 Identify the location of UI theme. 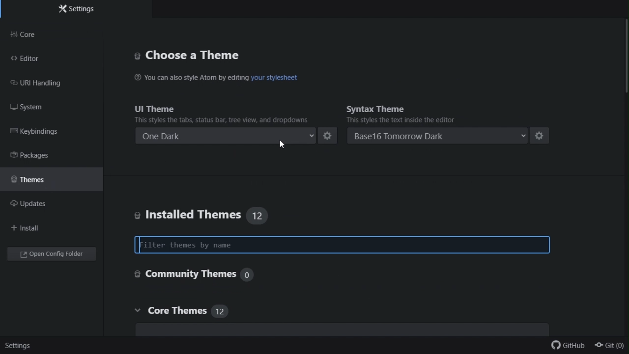
(220, 107).